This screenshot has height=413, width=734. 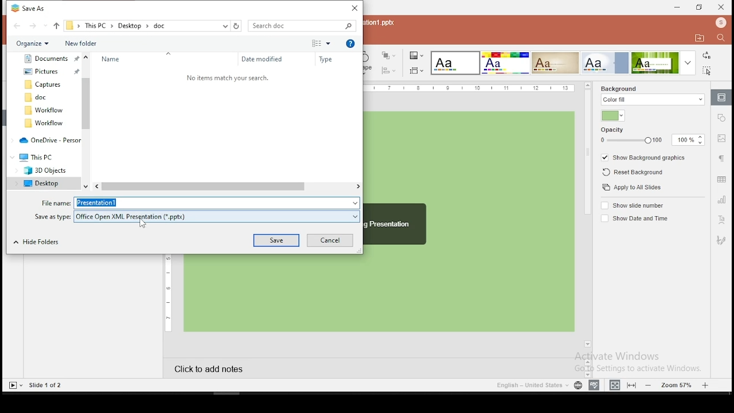 What do you see at coordinates (721, 23) in the screenshot?
I see `profile` at bounding box center [721, 23].